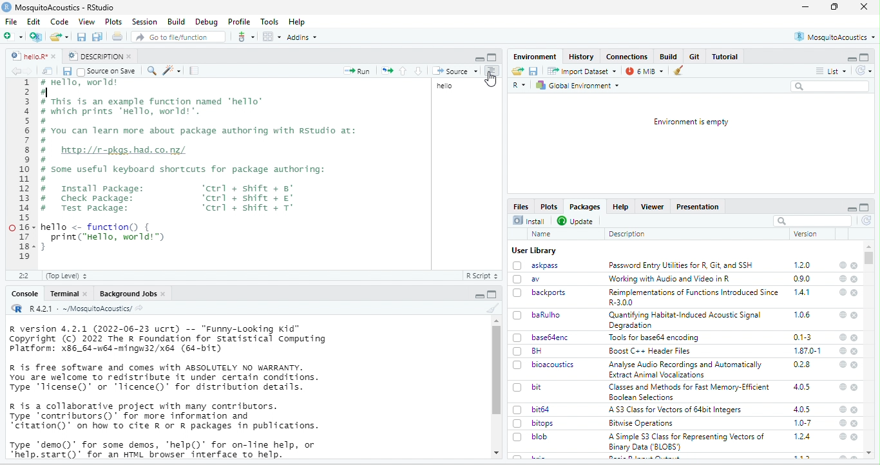  Describe the element at coordinates (803, 265) in the screenshot. I see `1.2.0` at that location.